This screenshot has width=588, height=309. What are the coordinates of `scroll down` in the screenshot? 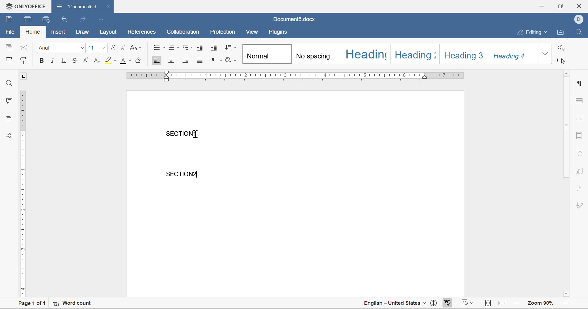 It's located at (566, 293).